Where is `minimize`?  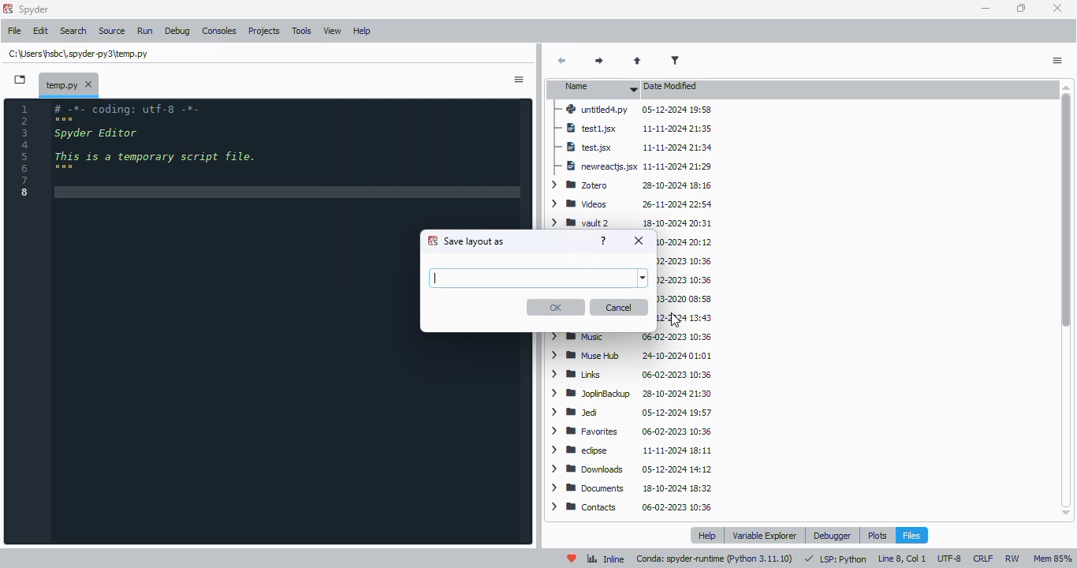 minimize is located at coordinates (985, 9).